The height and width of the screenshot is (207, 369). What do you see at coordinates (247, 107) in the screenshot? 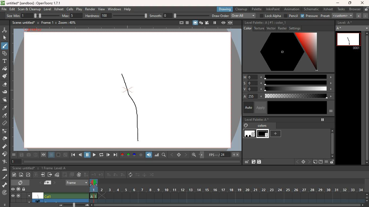
I see `auto` at bounding box center [247, 107].